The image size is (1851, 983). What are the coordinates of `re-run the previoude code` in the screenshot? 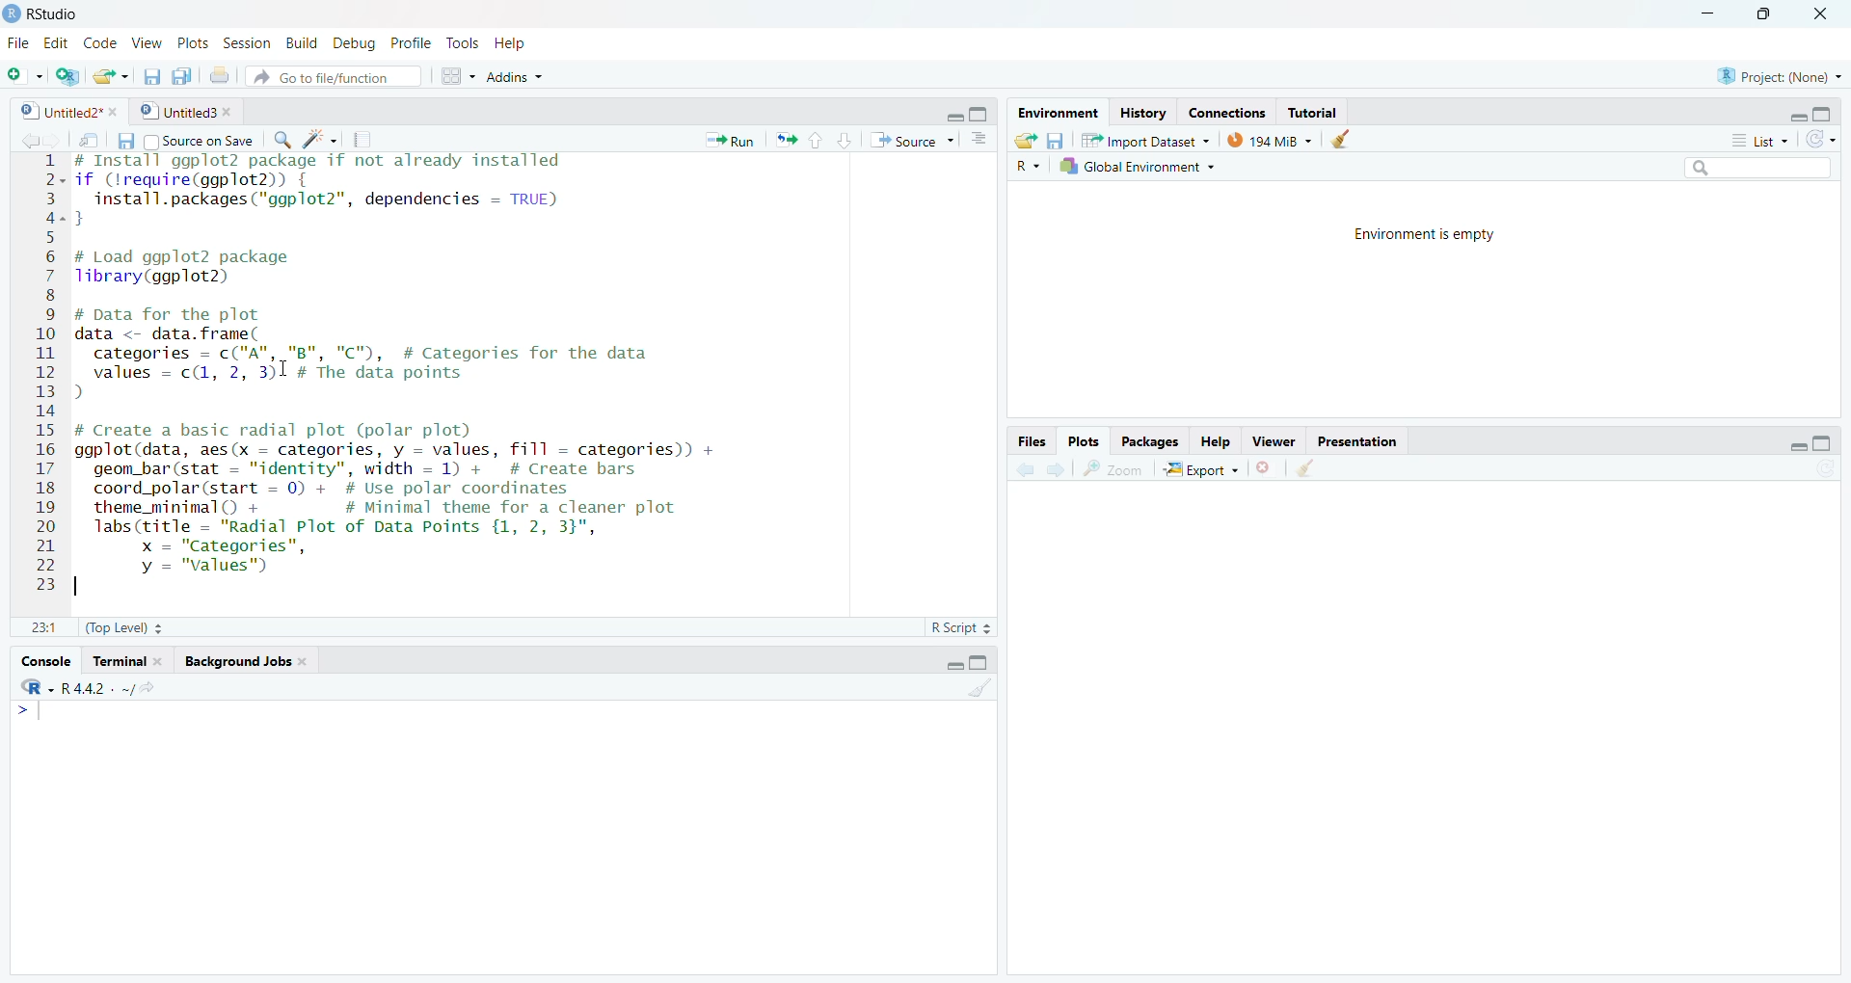 It's located at (786, 141).